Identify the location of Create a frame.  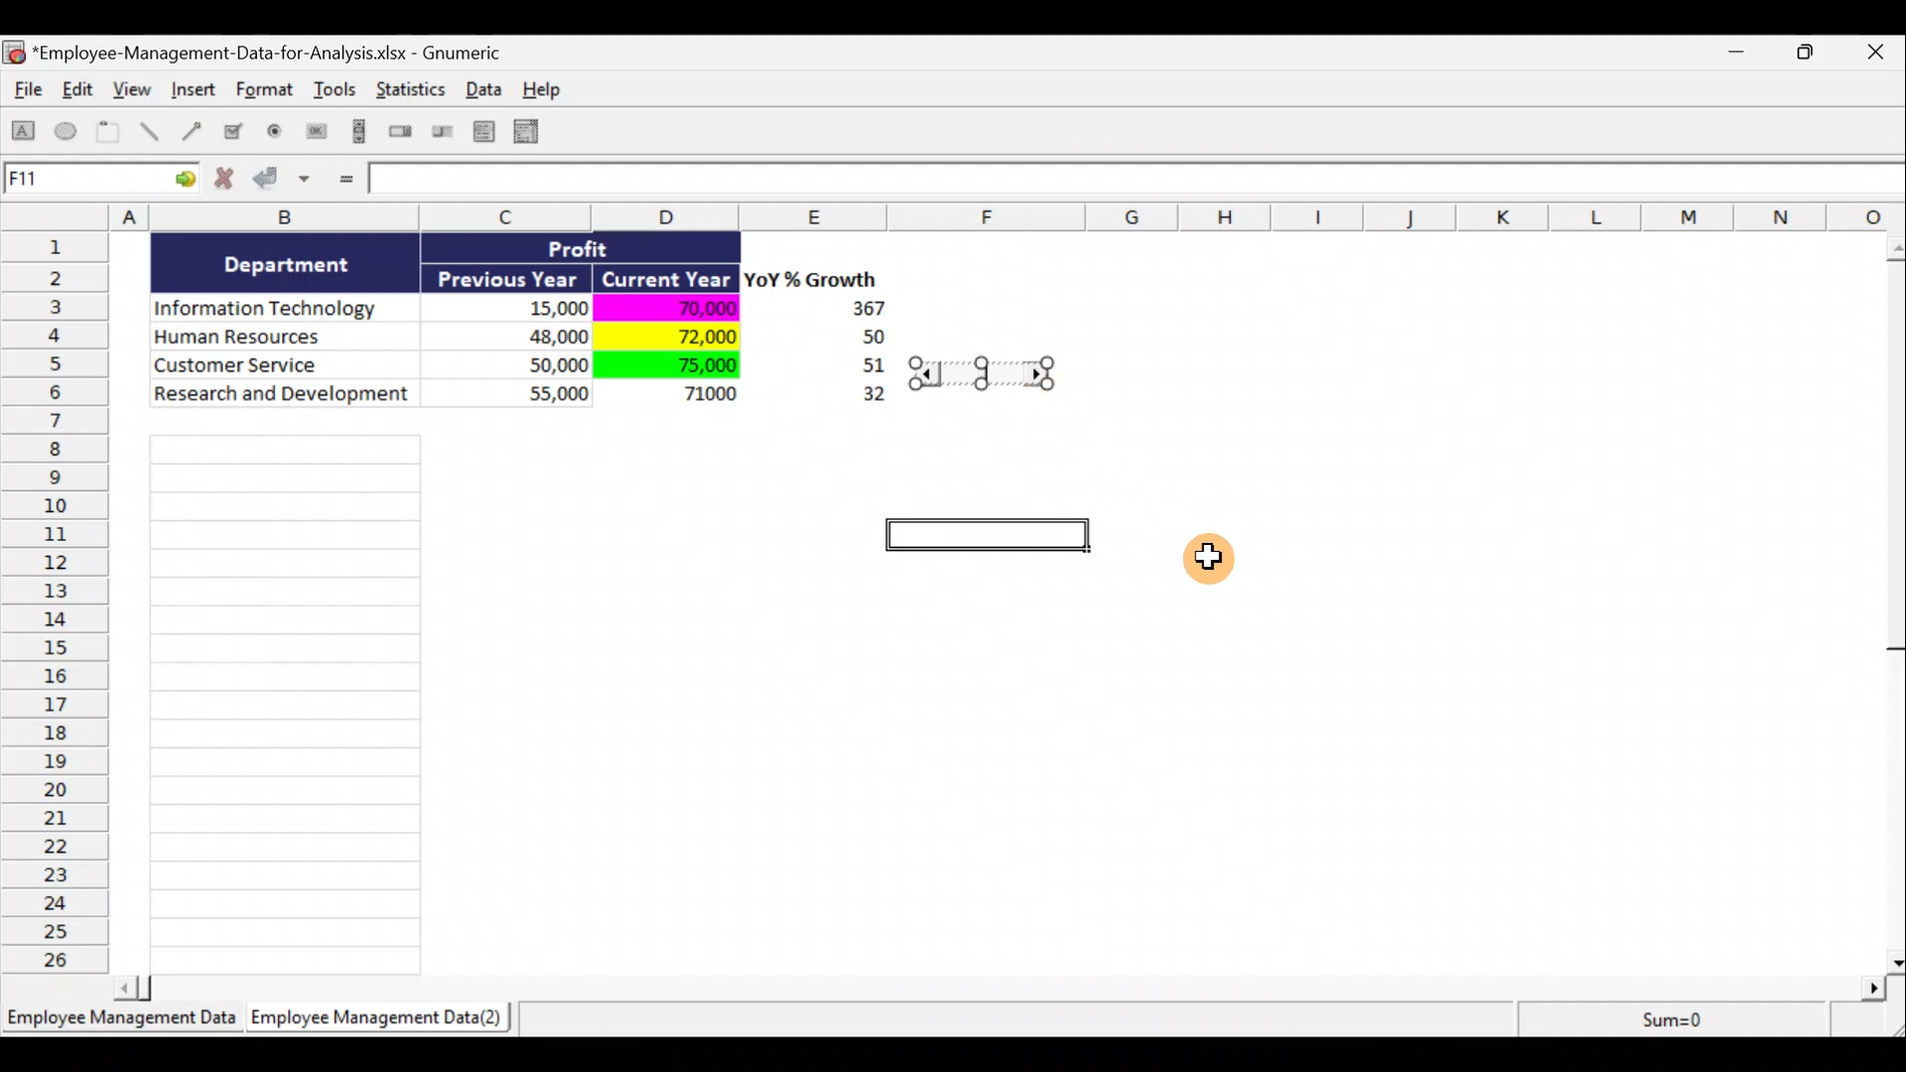
(108, 133).